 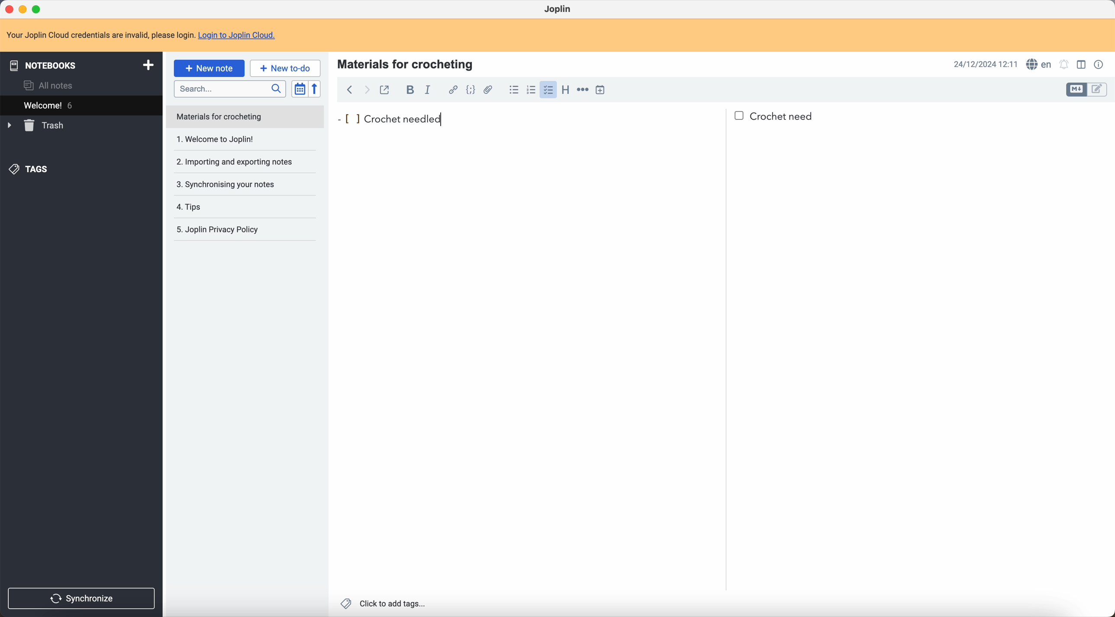 I want to click on search bar, so click(x=229, y=88).